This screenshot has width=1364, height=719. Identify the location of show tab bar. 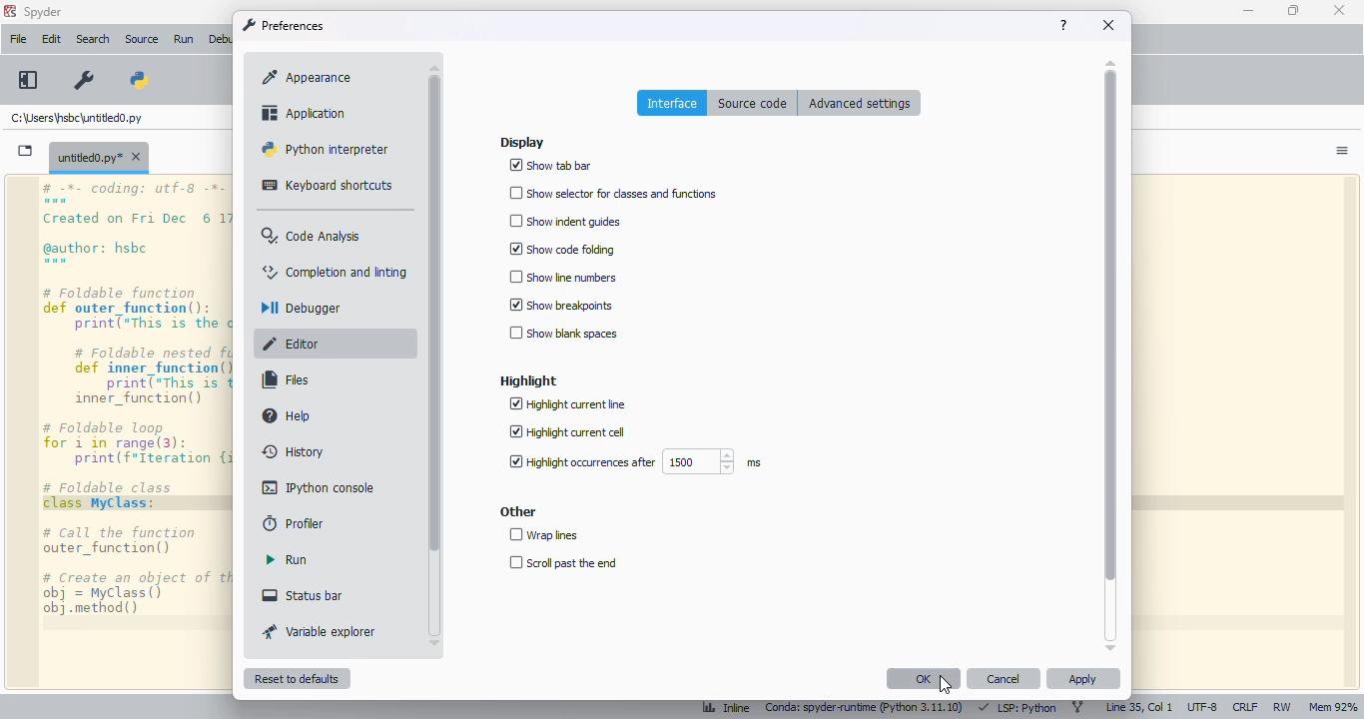
(551, 166).